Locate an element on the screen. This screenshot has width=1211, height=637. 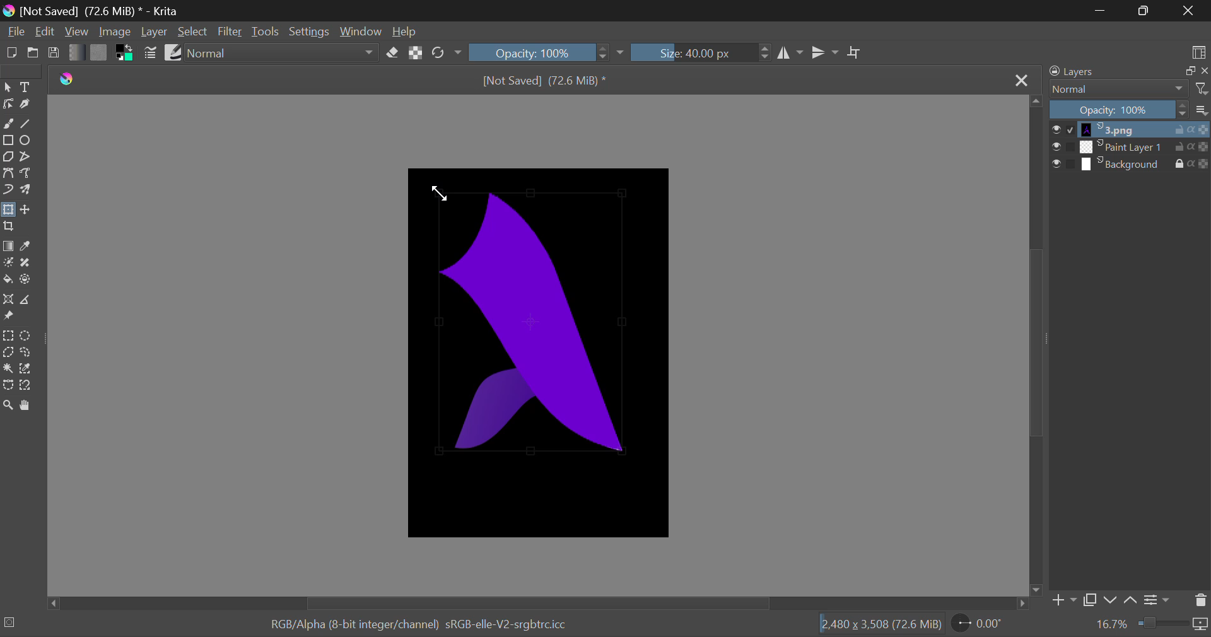
Calligraphic Tool is located at coordinates (28, 107).